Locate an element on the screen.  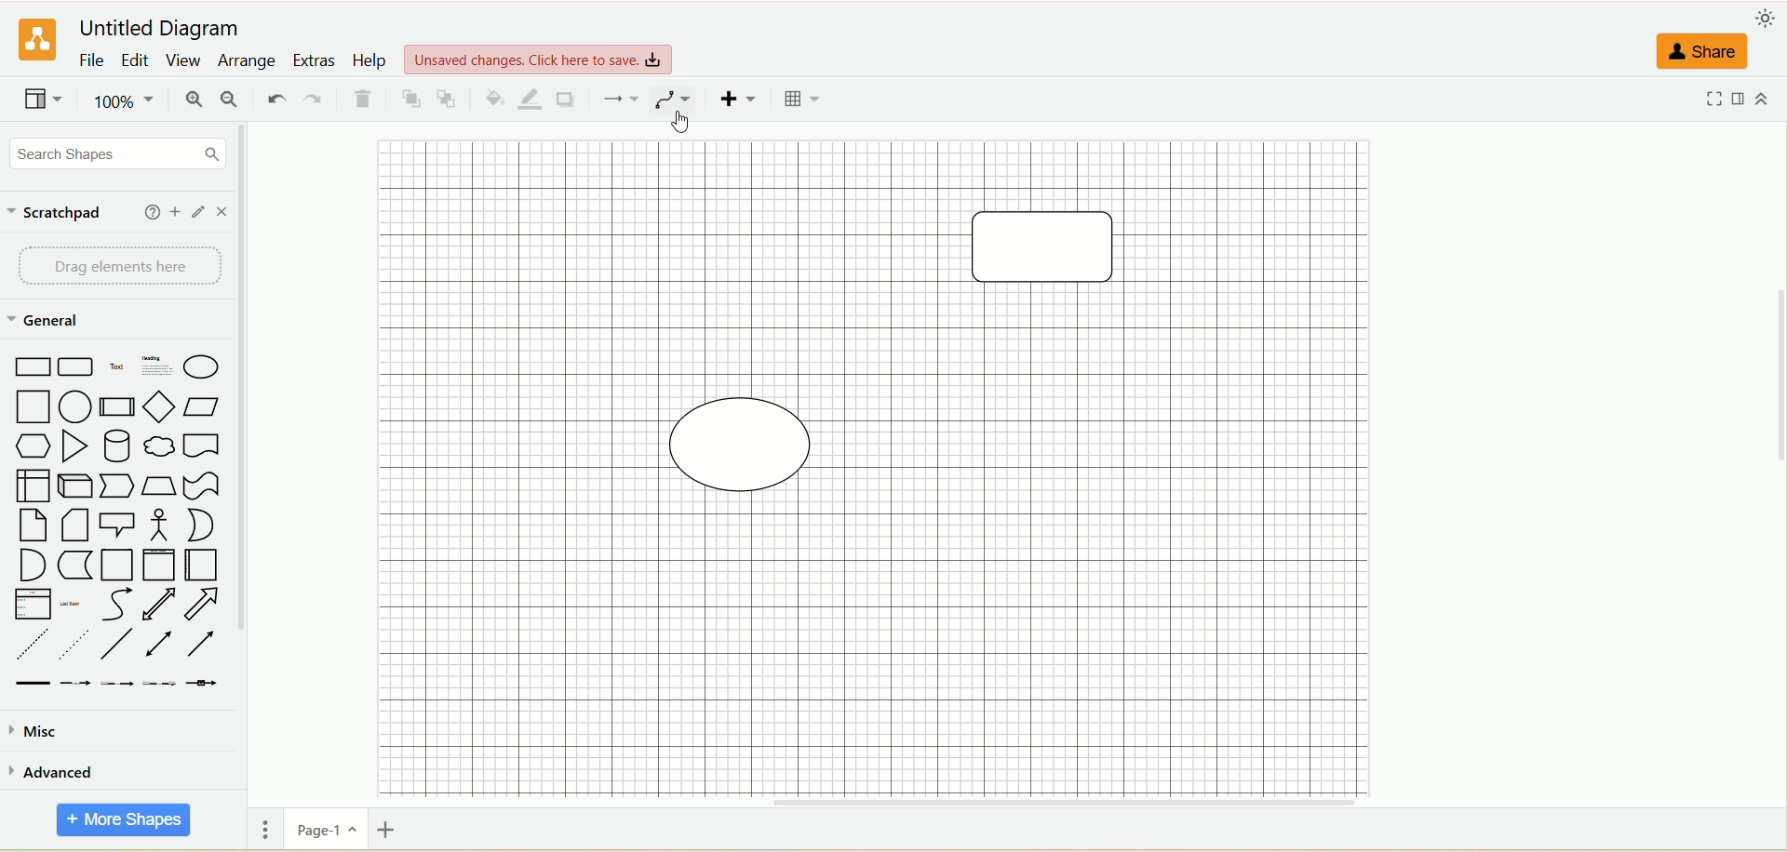
expand/collapse is located at coordinates (1762, 101).